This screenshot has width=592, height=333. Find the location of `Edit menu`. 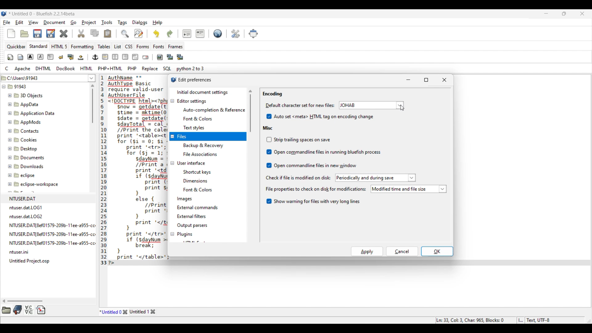

Edit menu is located at coordinates (19, 23).